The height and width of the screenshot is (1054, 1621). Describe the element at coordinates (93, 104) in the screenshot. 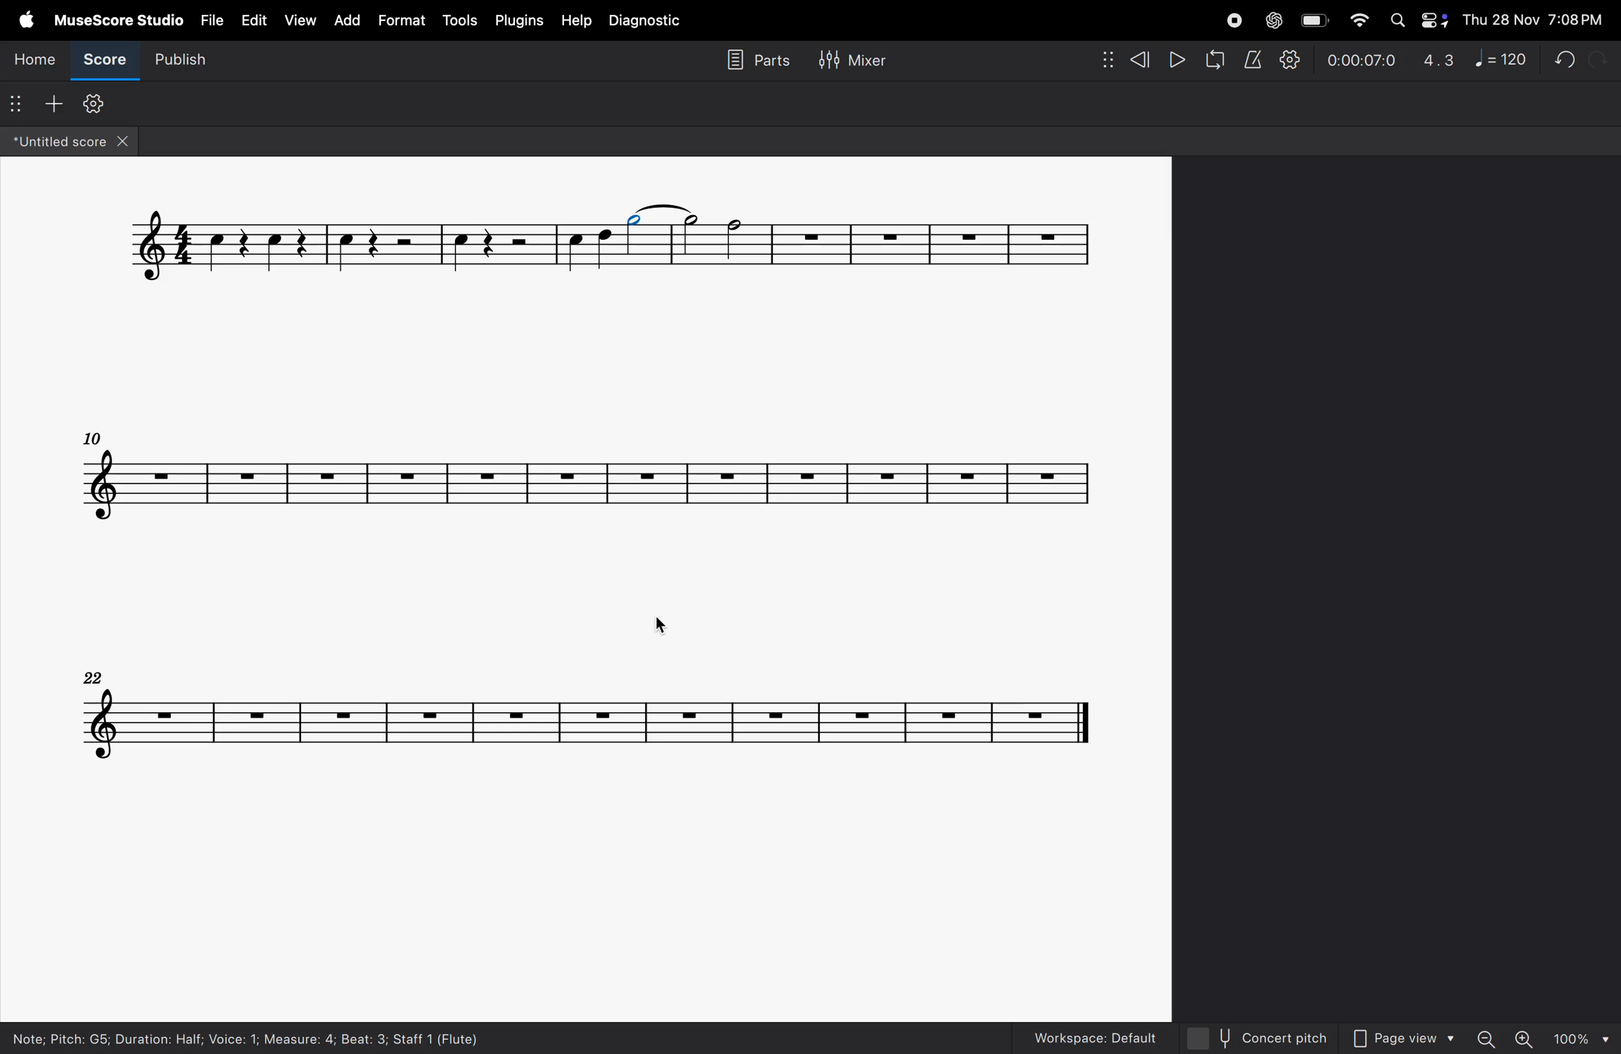

I see `customize toolbar` at that location.